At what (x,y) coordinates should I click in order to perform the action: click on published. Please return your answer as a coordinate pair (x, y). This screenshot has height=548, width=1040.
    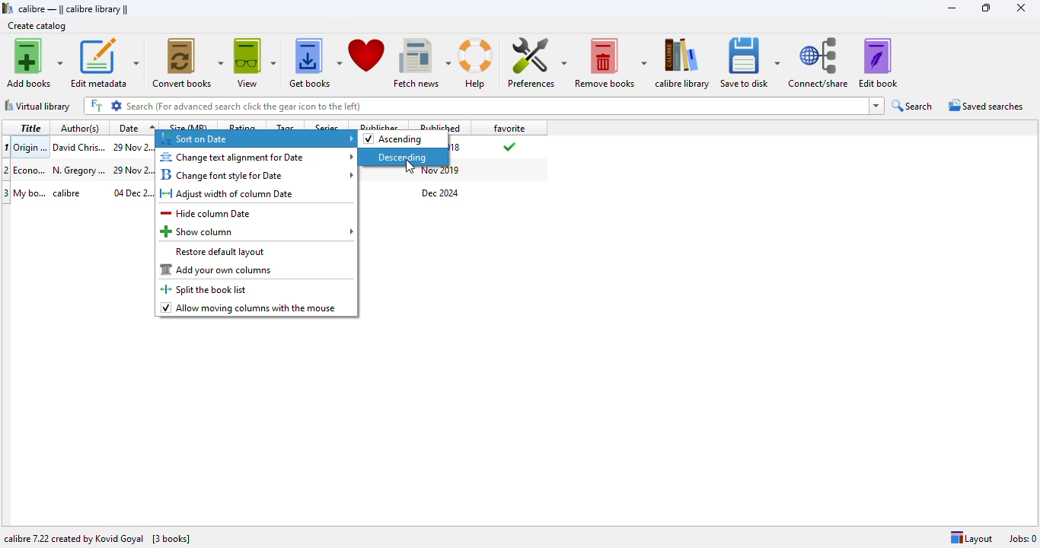
    Looking at the image, I should click on (442, 126).